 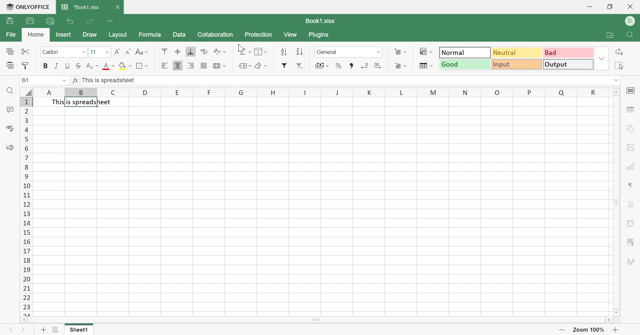 What do you see at coordinates (78, 329) in the screenshot?
I see `Sheet1` at bounding box center [78, 329].